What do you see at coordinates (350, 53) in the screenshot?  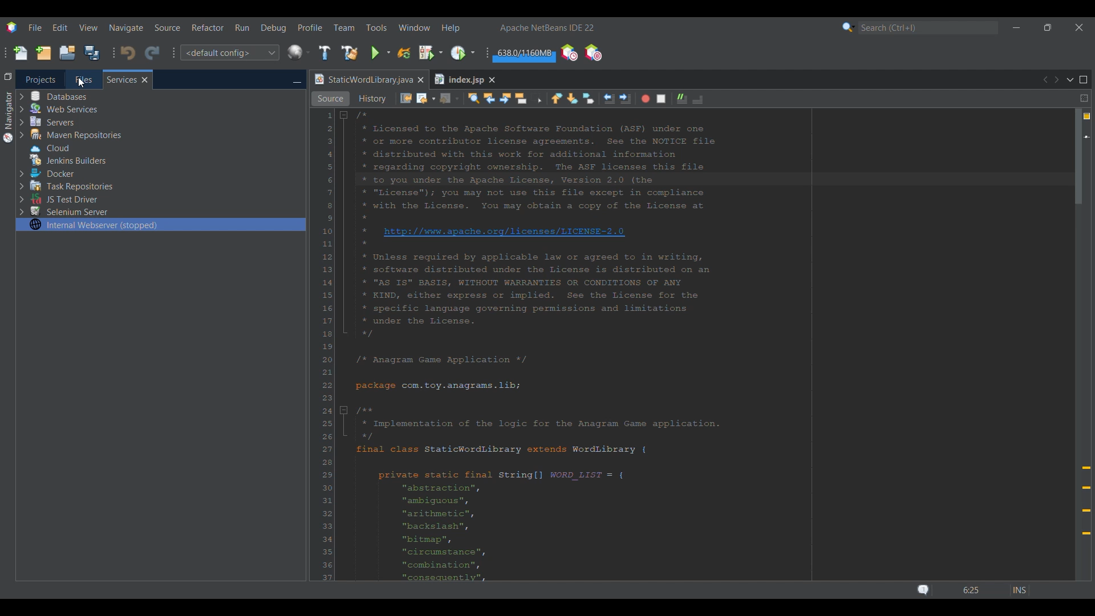 I see `Clean and build main project` at bounding box center [350, 53].